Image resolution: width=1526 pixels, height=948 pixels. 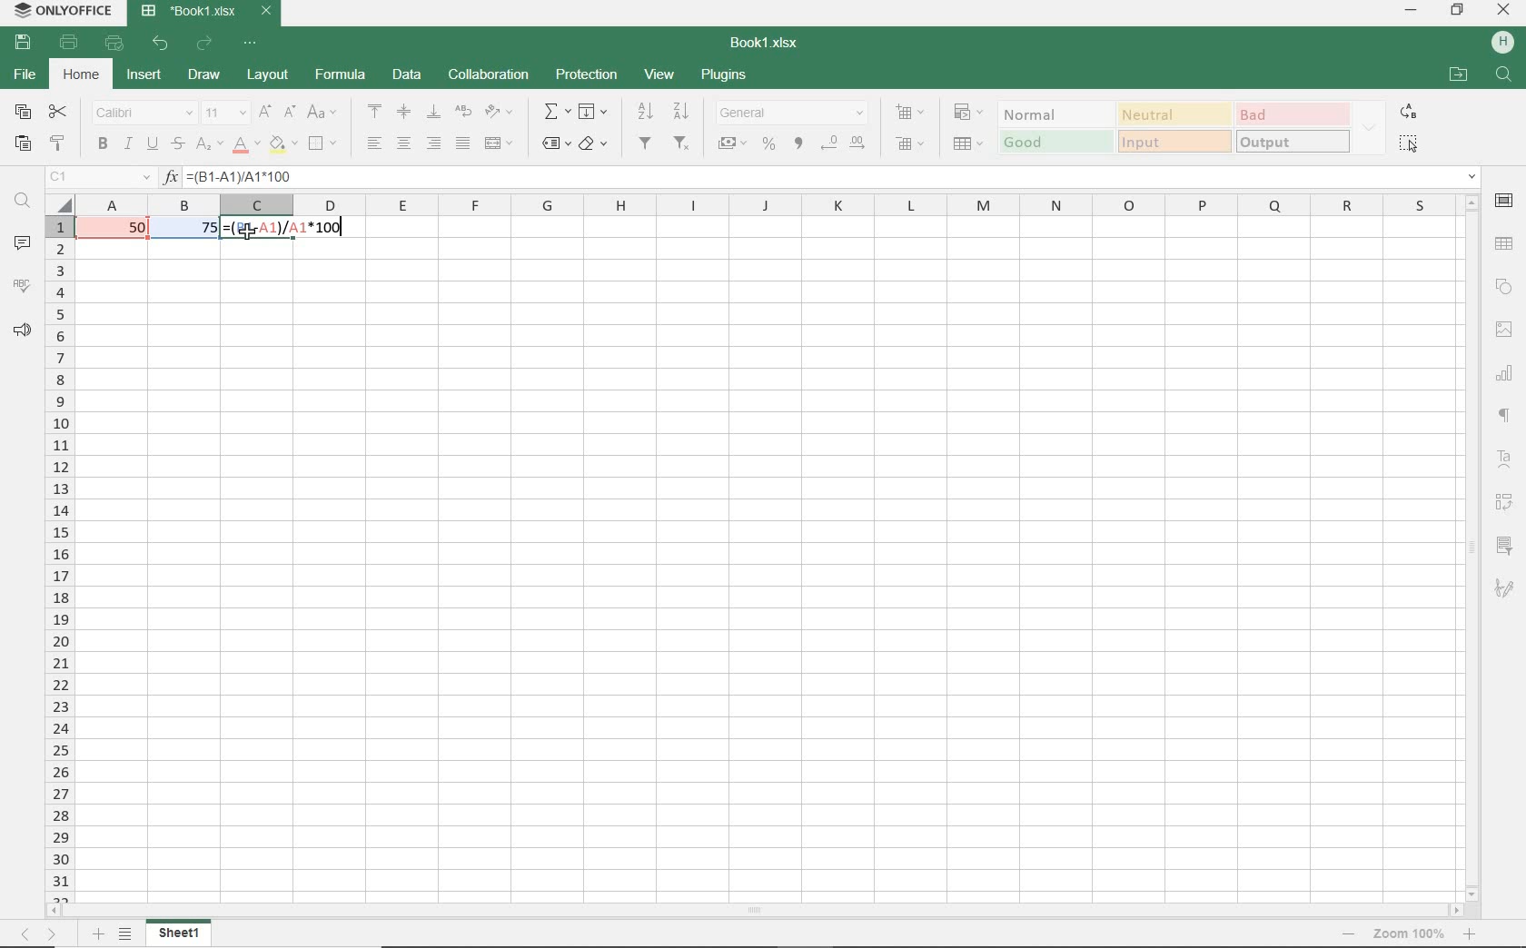 What do you see at coordinates (594, 113) in the screenshot?
I see `fill` at bounding box center [594, 113].